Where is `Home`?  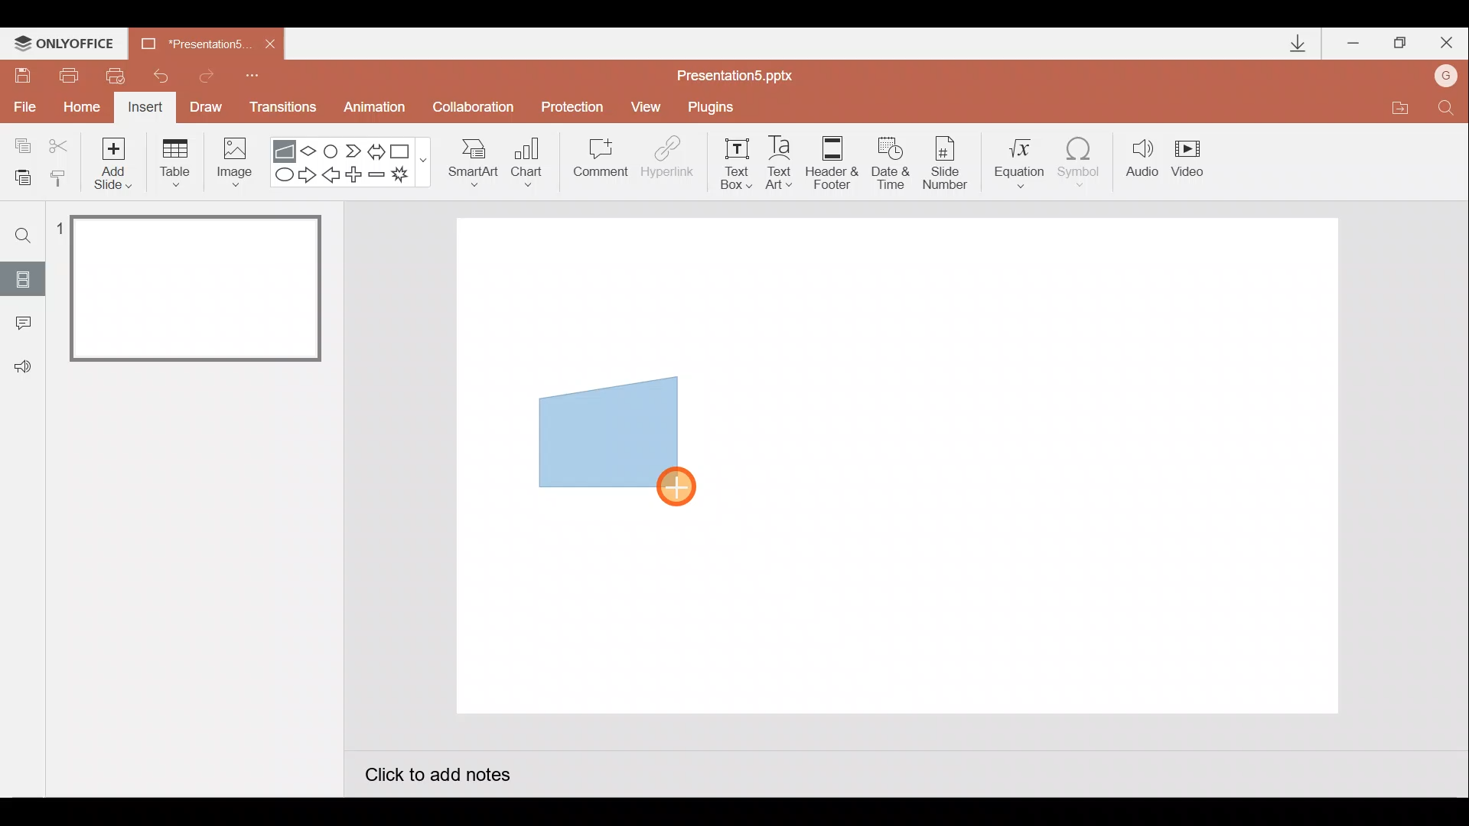 Home is located at coordinates (77, 103).